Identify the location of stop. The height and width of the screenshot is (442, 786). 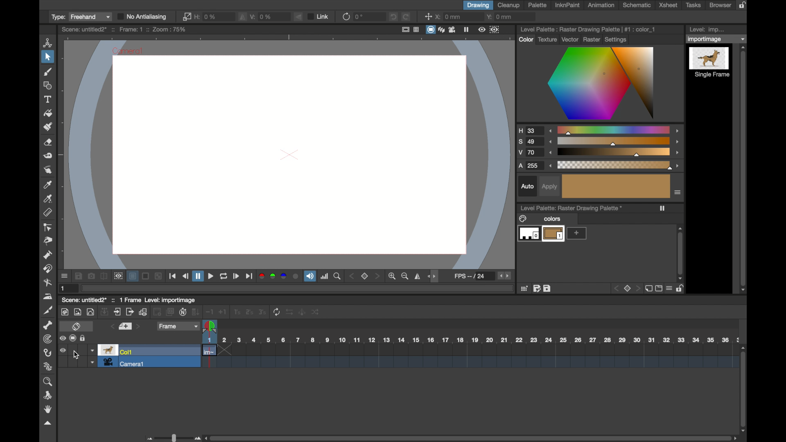
(365, 276).